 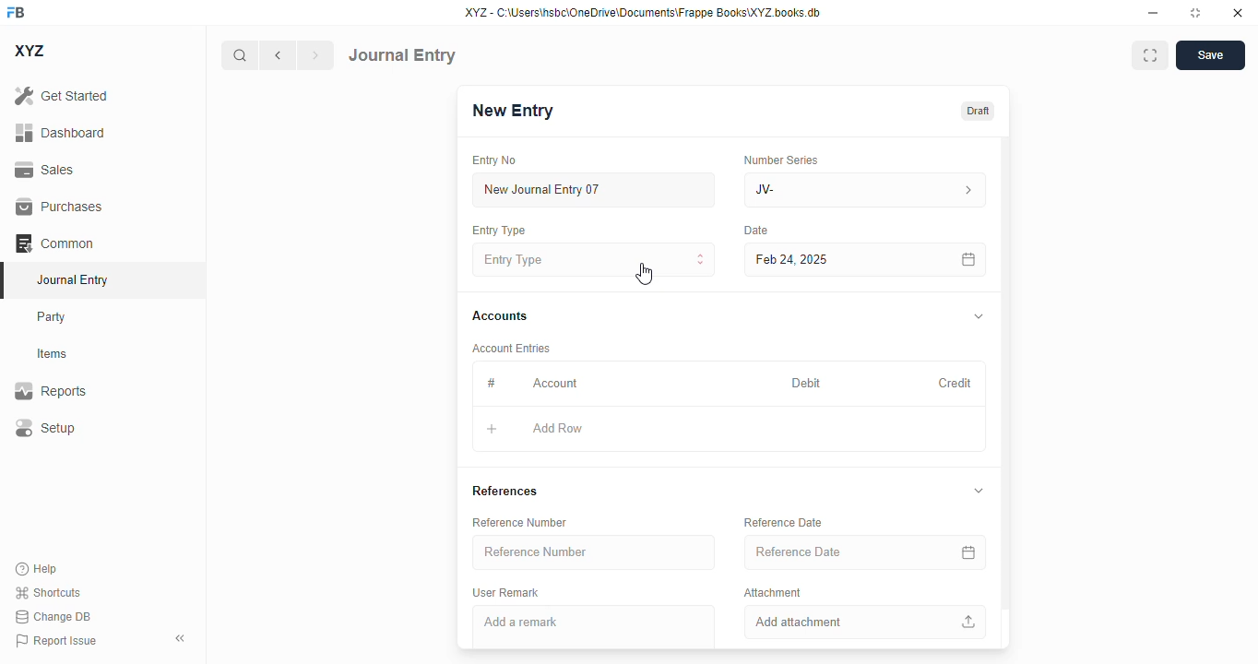 I want to click on number series, so click(x=783, y=160).